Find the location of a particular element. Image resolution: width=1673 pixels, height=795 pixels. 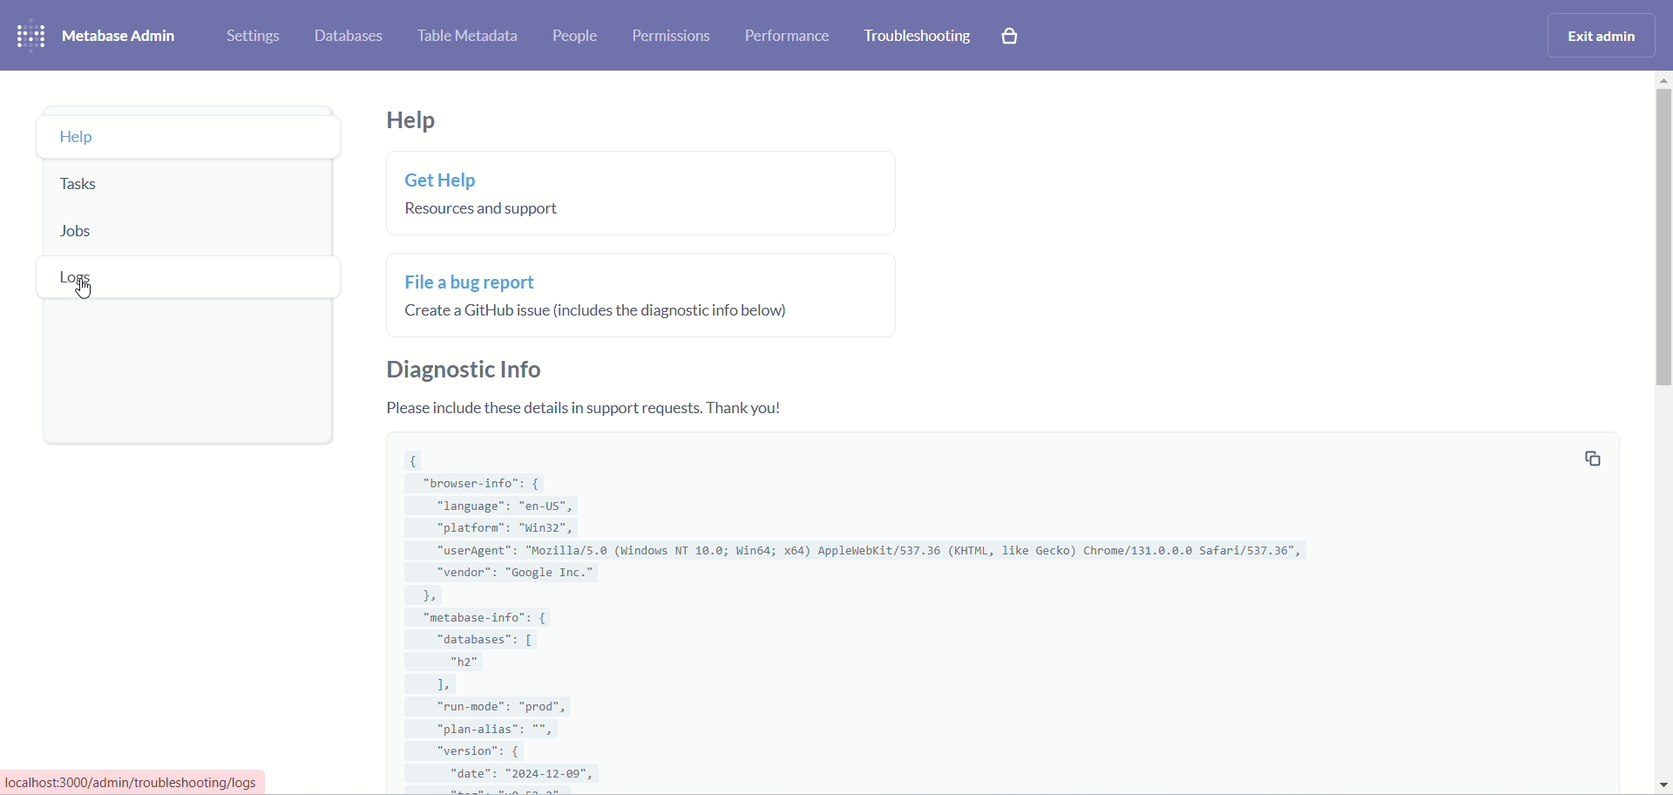

logs is located at coordinates (186, 277).